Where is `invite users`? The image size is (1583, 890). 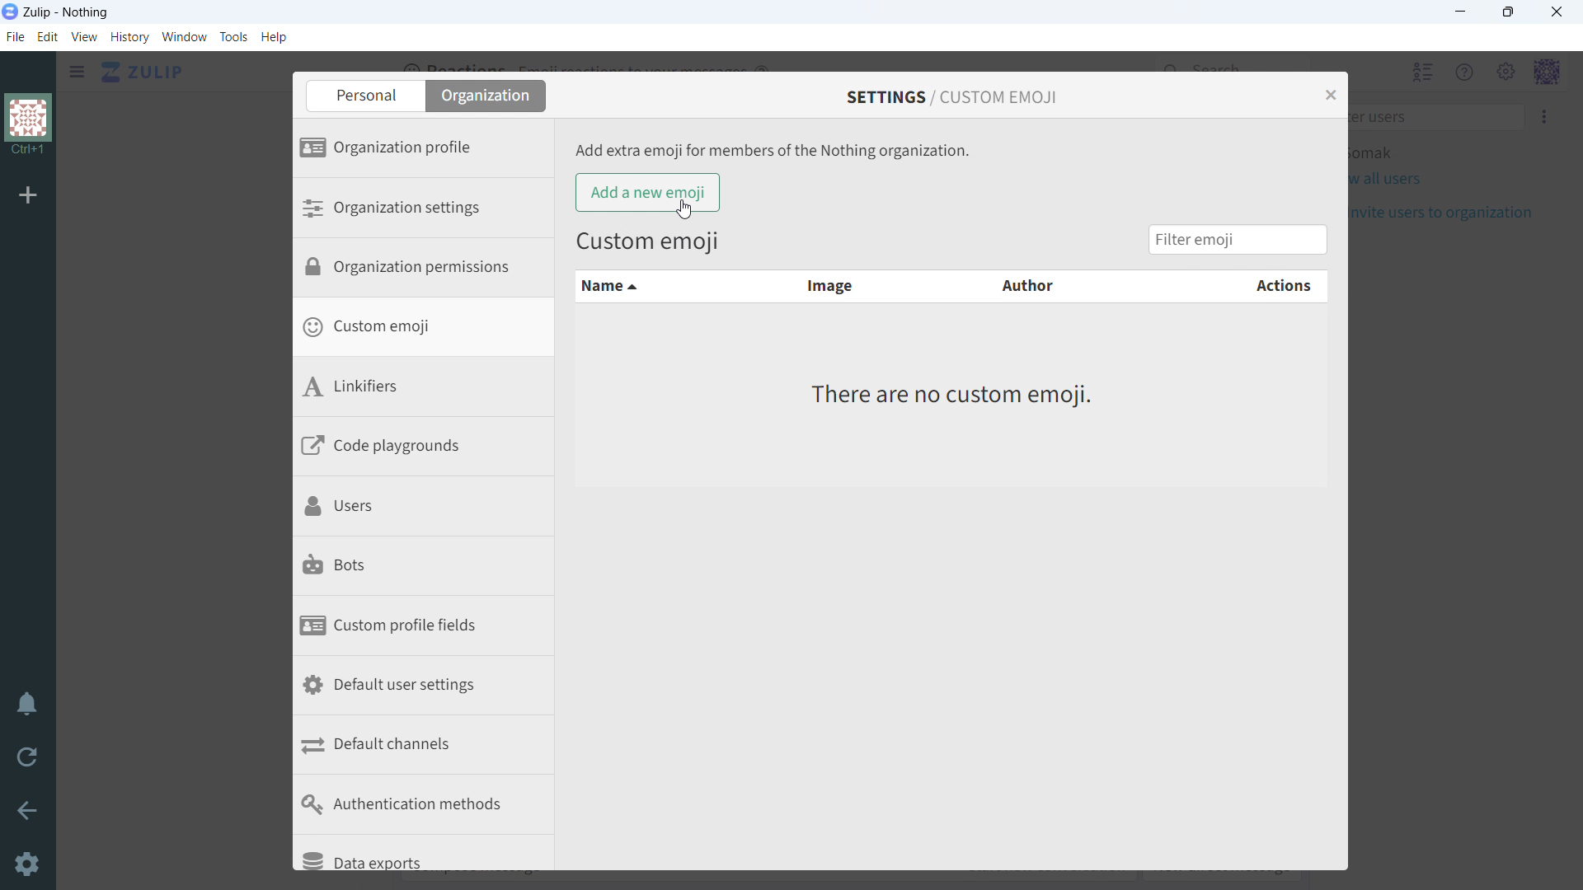 invite users is located at coordinates (1446, 213).